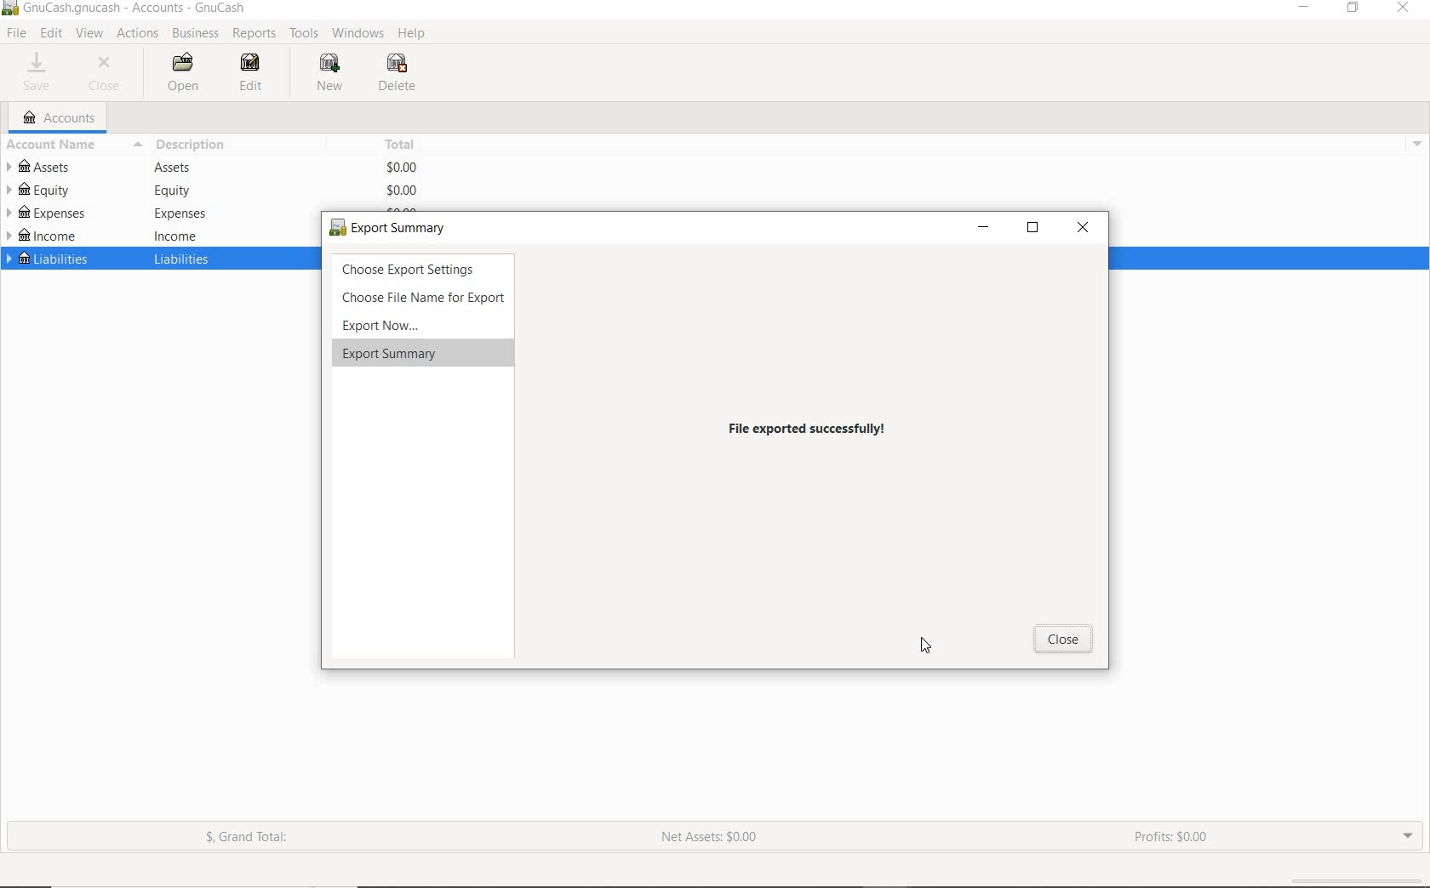  Describe the element at coordinates (138, 37) in the screenshot. I see `ACTIONS` at that location.